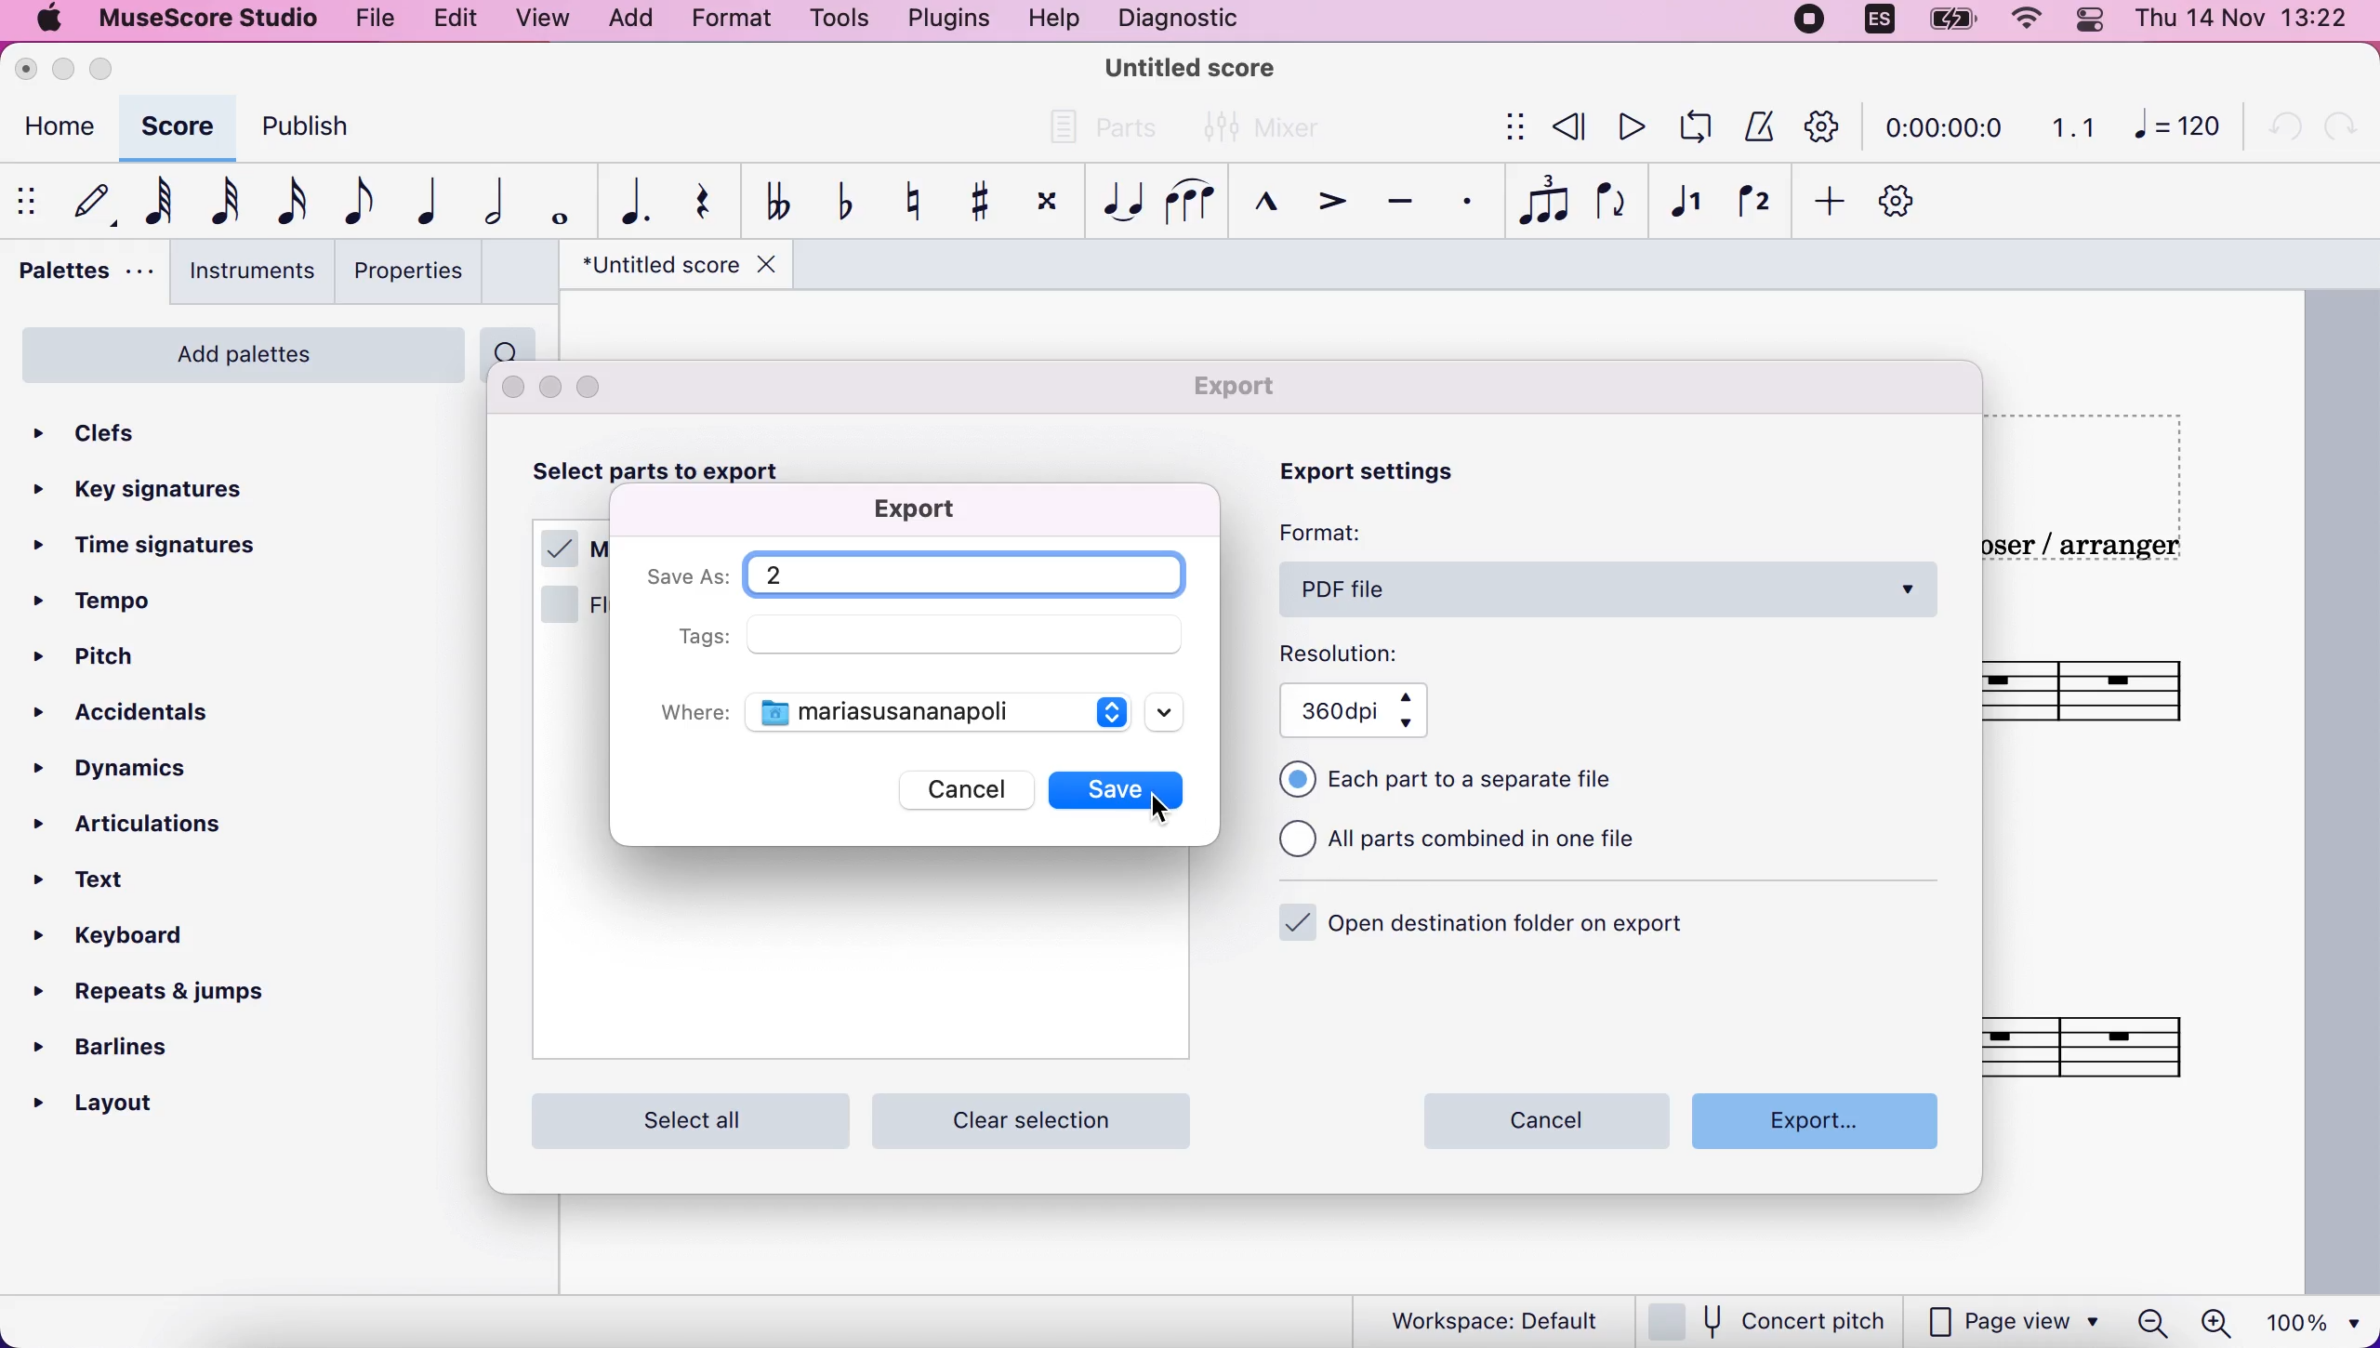 This screenshot has width=2380, height=1348. What do you see at coordinates (1547, 1120) in the screenshot?
I see `cancel` at bounding box center [1547, 1120].